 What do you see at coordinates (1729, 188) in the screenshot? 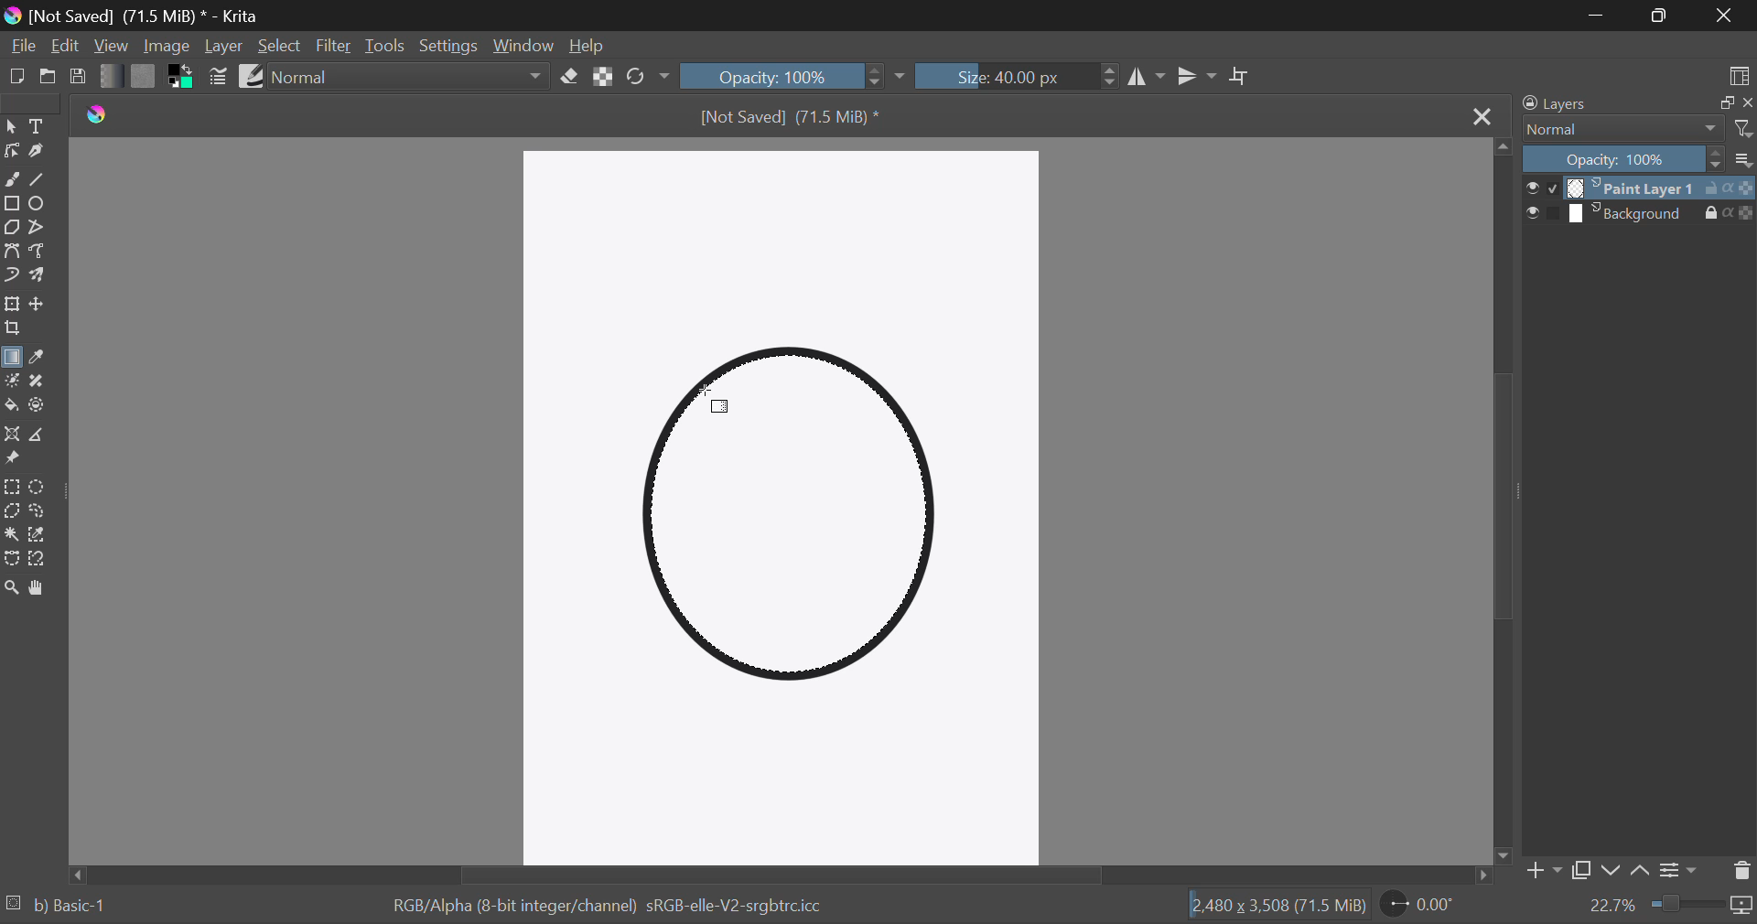
I see `actions` at bounding box center [1729, 188].